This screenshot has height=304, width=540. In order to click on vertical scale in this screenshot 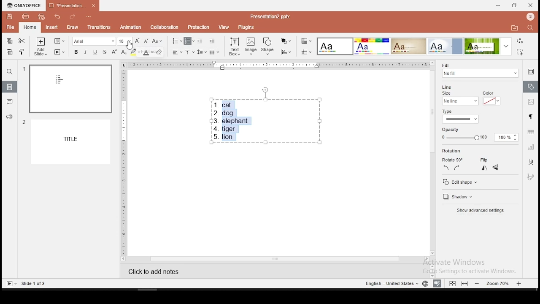, I will do `click(124, 162)`.